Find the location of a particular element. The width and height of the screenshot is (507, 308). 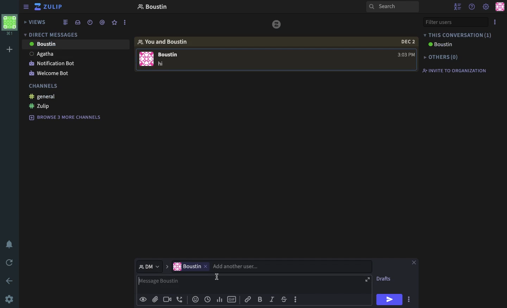

user profile is located at coordinates (500, 7).